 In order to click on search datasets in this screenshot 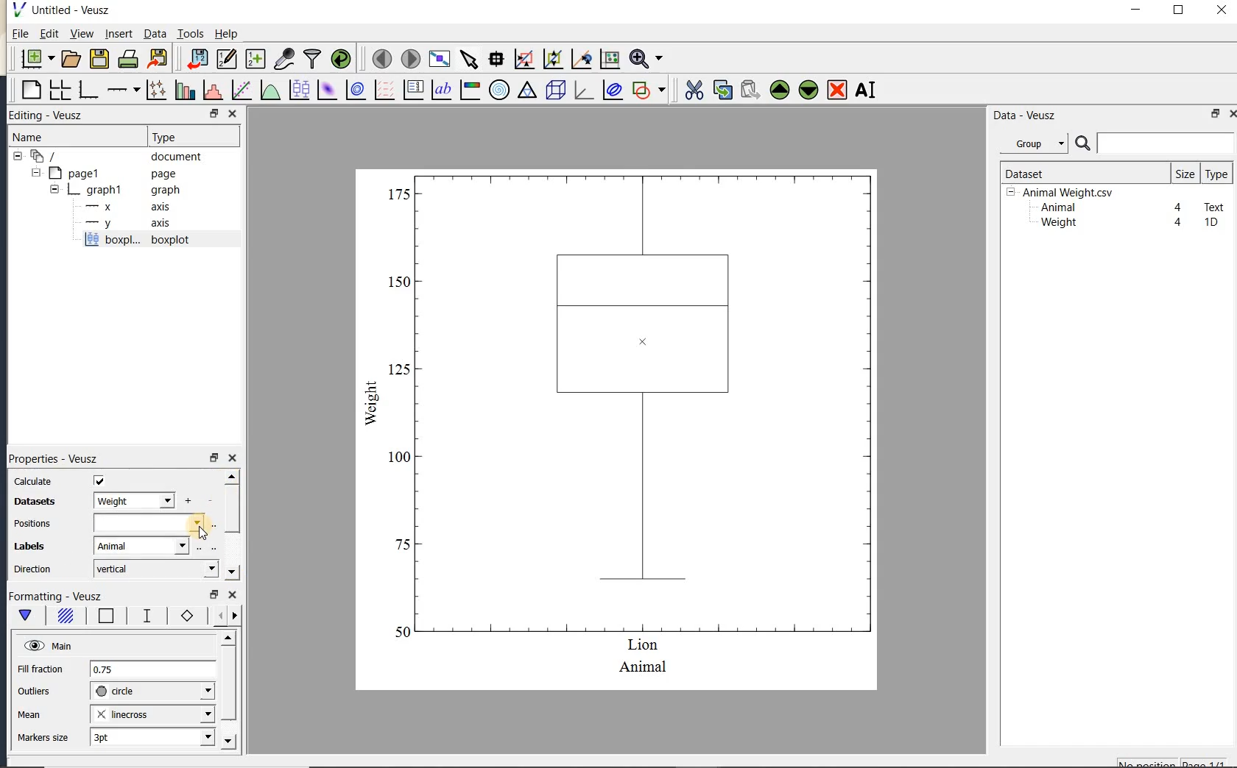, I will do `click(1155, 143)`.